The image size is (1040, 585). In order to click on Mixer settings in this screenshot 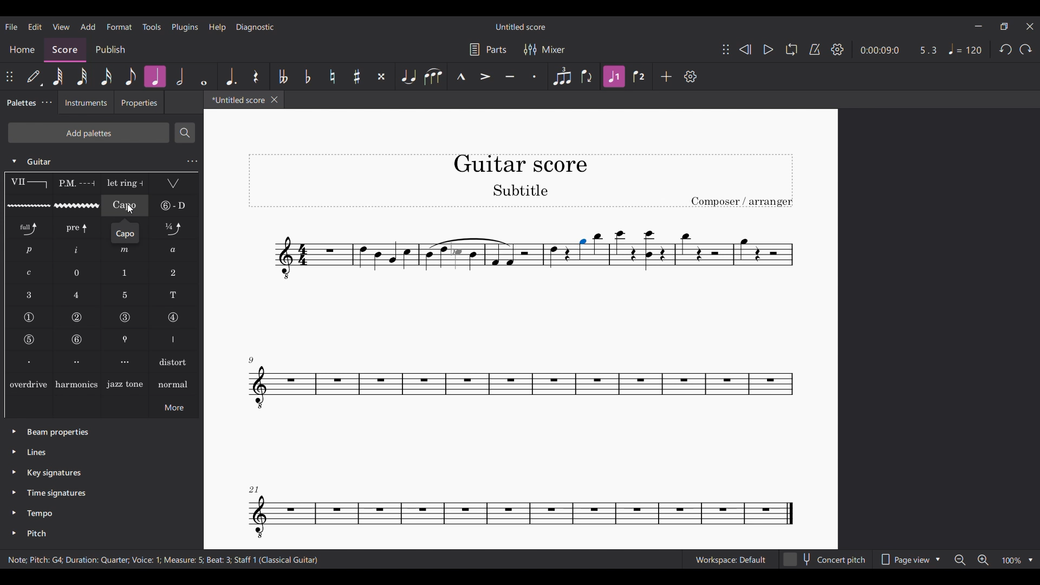, I will do `click(544, 49)`.